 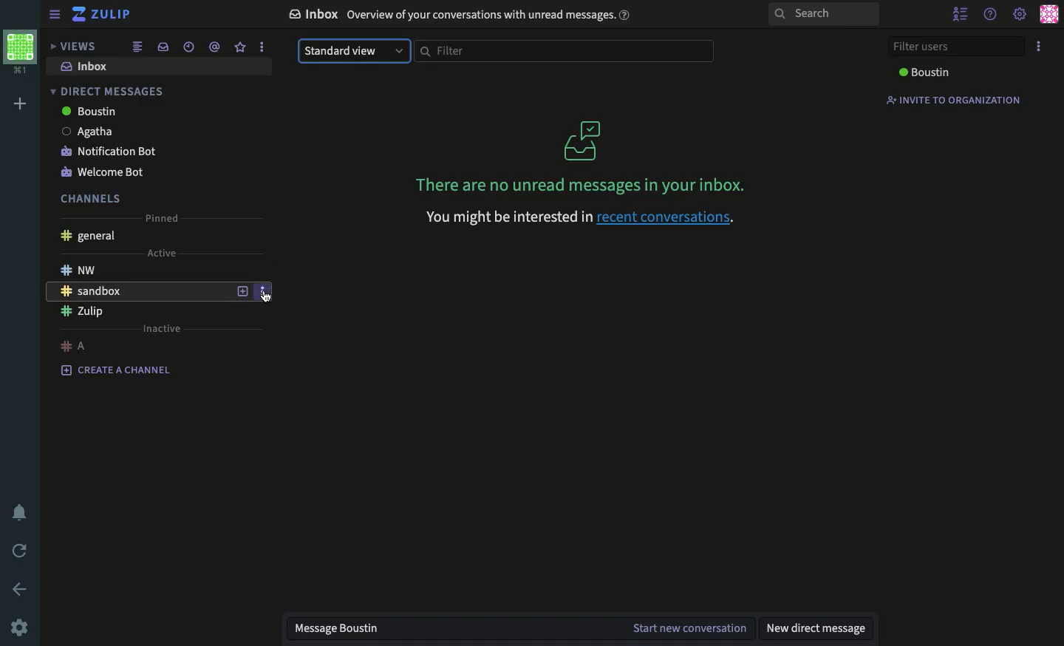 I want to click on help, so click(x=991, y=14).